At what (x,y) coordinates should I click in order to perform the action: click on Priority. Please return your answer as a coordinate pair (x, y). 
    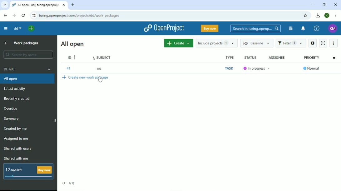
    Looking at the image, I should click on (312, 58).